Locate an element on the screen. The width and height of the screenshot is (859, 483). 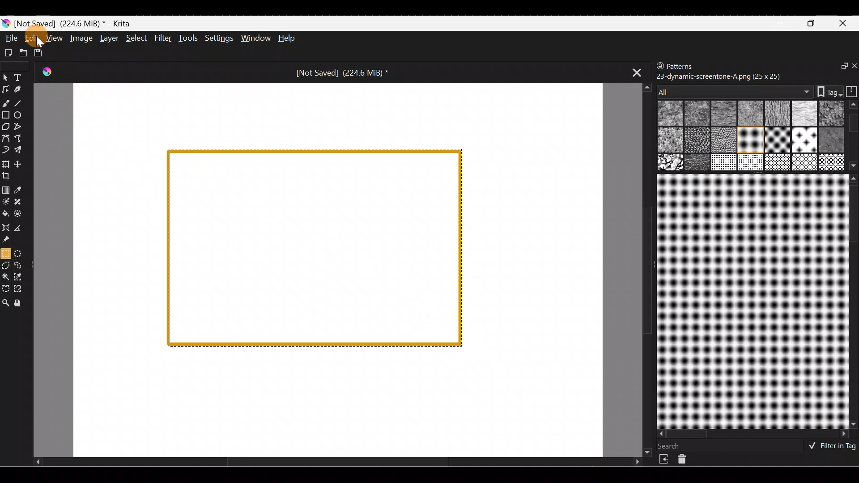
10 drawed_dotted.png is located at coordinates (749, 141).